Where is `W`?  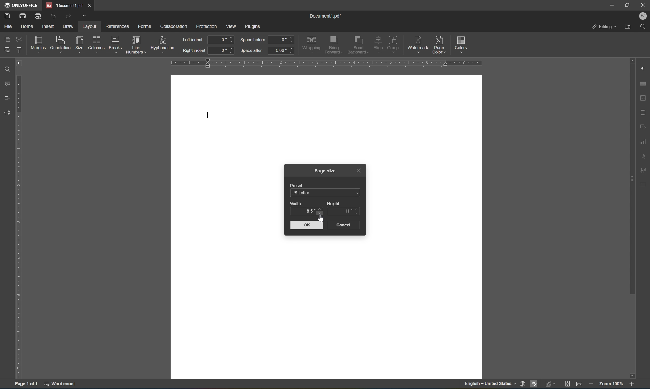 W is located at coordinates (643, 16).